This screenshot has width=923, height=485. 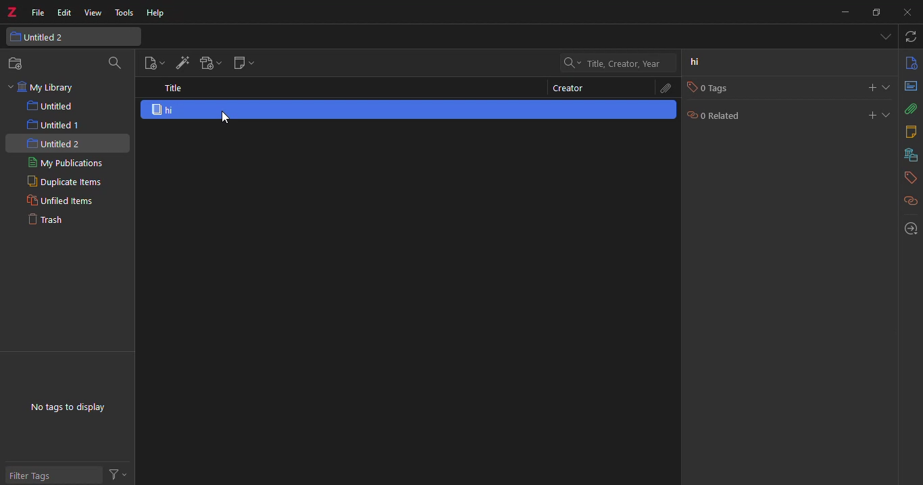 I want to click on new note, so click(x=242, y=63).